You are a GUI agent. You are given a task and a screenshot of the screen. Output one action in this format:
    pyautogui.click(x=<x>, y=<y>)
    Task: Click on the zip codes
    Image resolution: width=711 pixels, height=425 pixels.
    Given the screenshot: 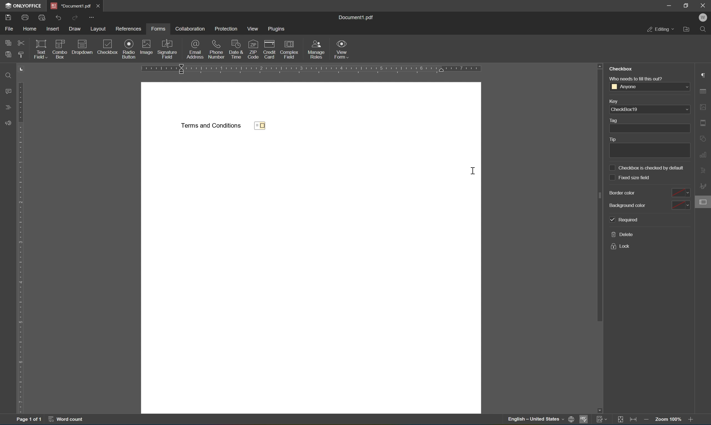 What is the action you would take?
    pyautogui.click(x=253, y=49)
    